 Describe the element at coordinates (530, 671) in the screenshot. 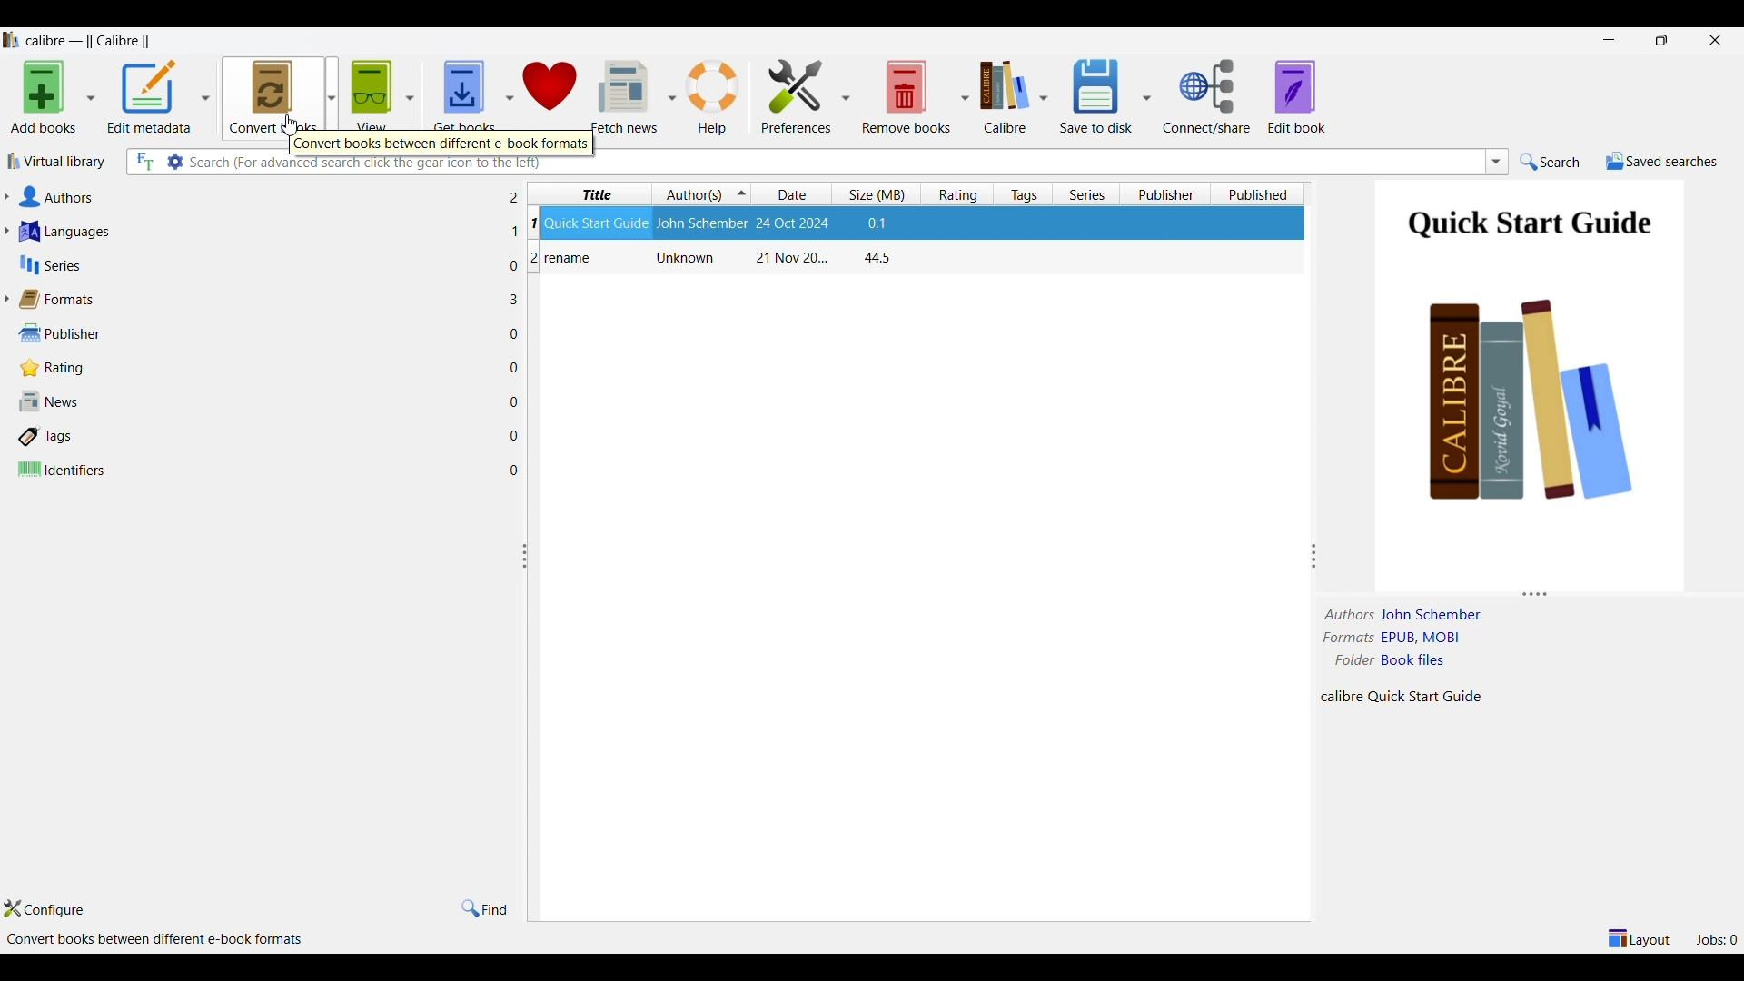

I see `Change width of panels attached to this line` at that location.